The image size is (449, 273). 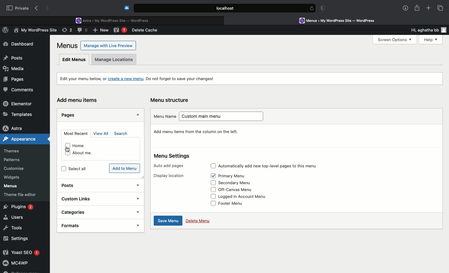 What do you see at coordinates (48, 8) in the screenshot?
I see `Forward` at bounding box center [48, 8].